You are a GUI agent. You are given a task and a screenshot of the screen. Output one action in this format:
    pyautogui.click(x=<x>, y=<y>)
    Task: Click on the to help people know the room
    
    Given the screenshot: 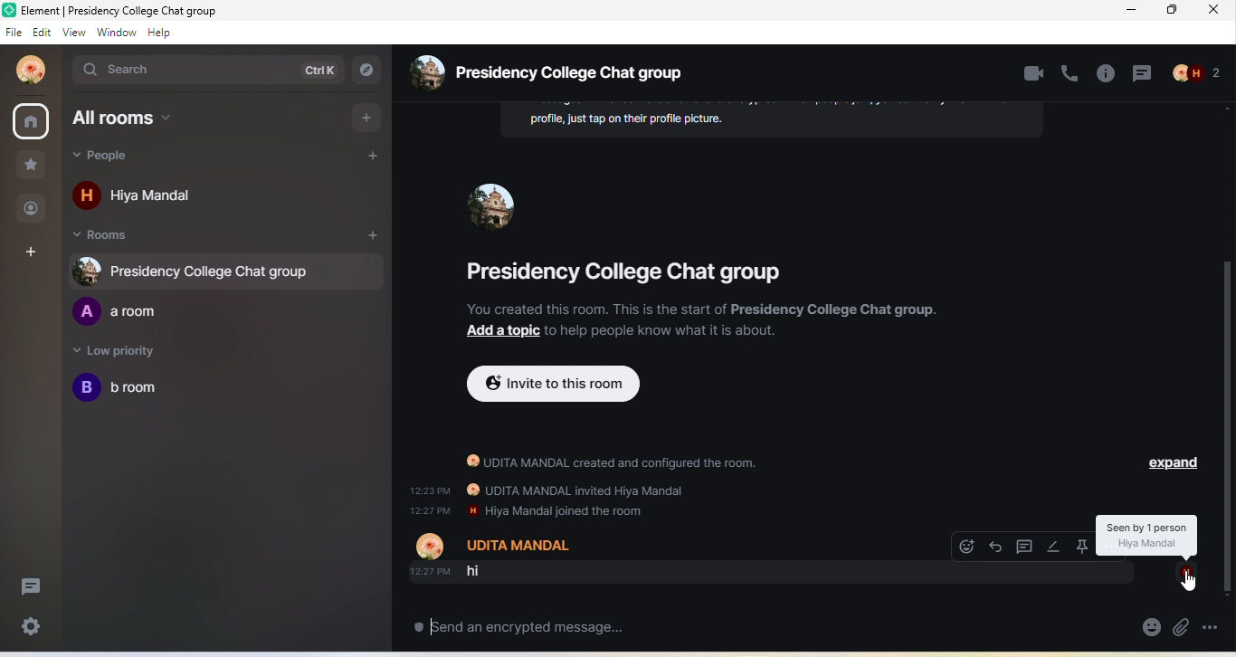 What is the action you would take?
    pyautogui.click(x=658, y=331)
    